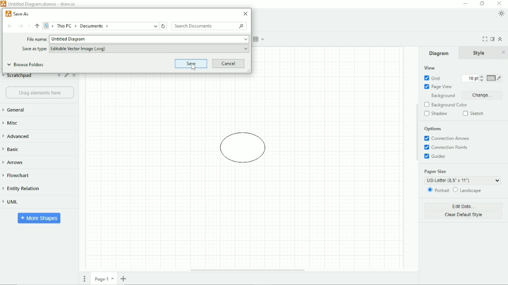 This screenshot has height=285, width=508. Describe the element at coordinates (67, 76) in the screenshot. I see `Edit` at that location.